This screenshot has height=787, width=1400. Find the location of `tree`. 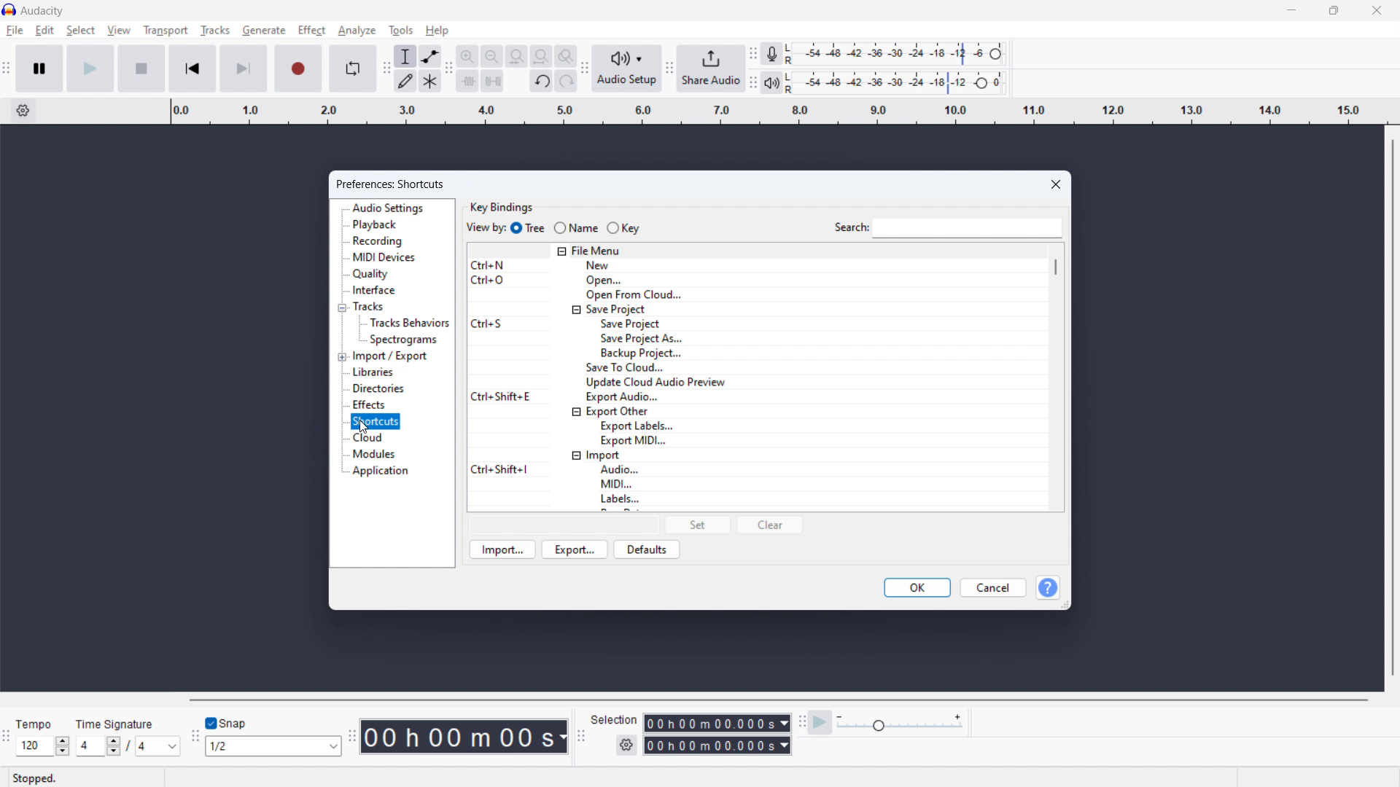

tree is located at coordinates (529, 227).